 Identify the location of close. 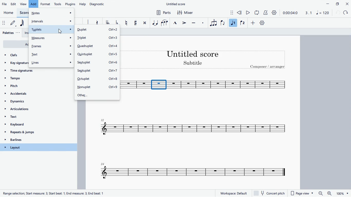
(347, 4).